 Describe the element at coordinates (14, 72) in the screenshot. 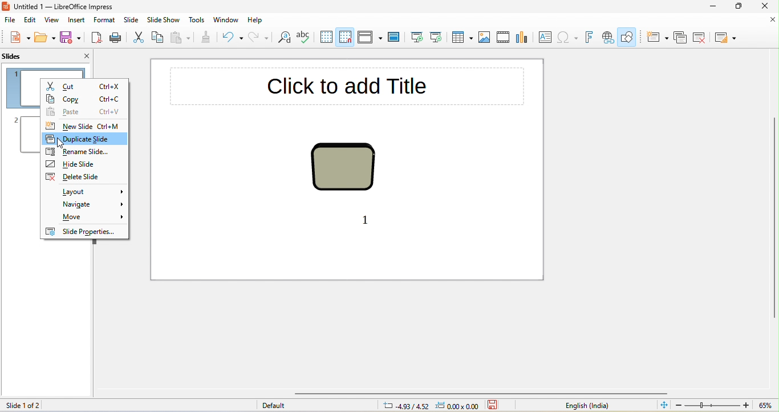

I see `1` at that location.